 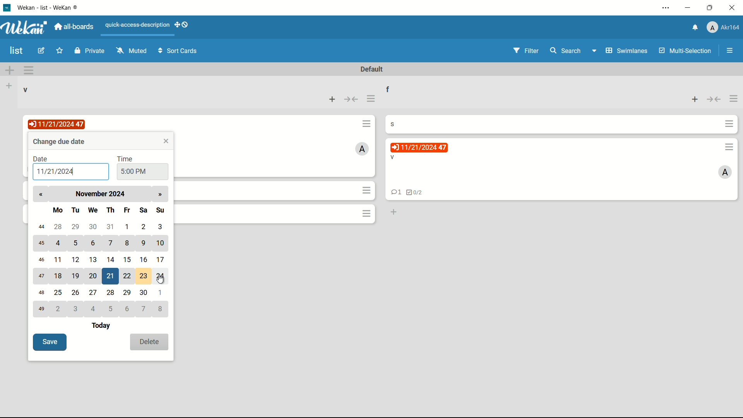 I want to click on close app, so click(x=732, y=8).